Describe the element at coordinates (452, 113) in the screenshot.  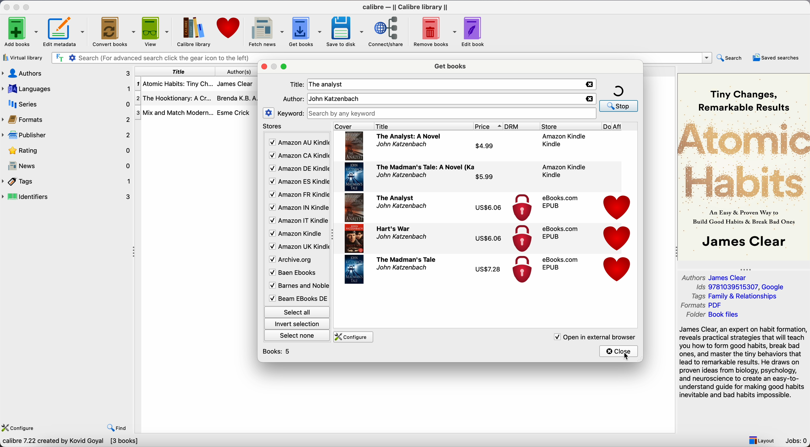
I see `search bar` at that location.